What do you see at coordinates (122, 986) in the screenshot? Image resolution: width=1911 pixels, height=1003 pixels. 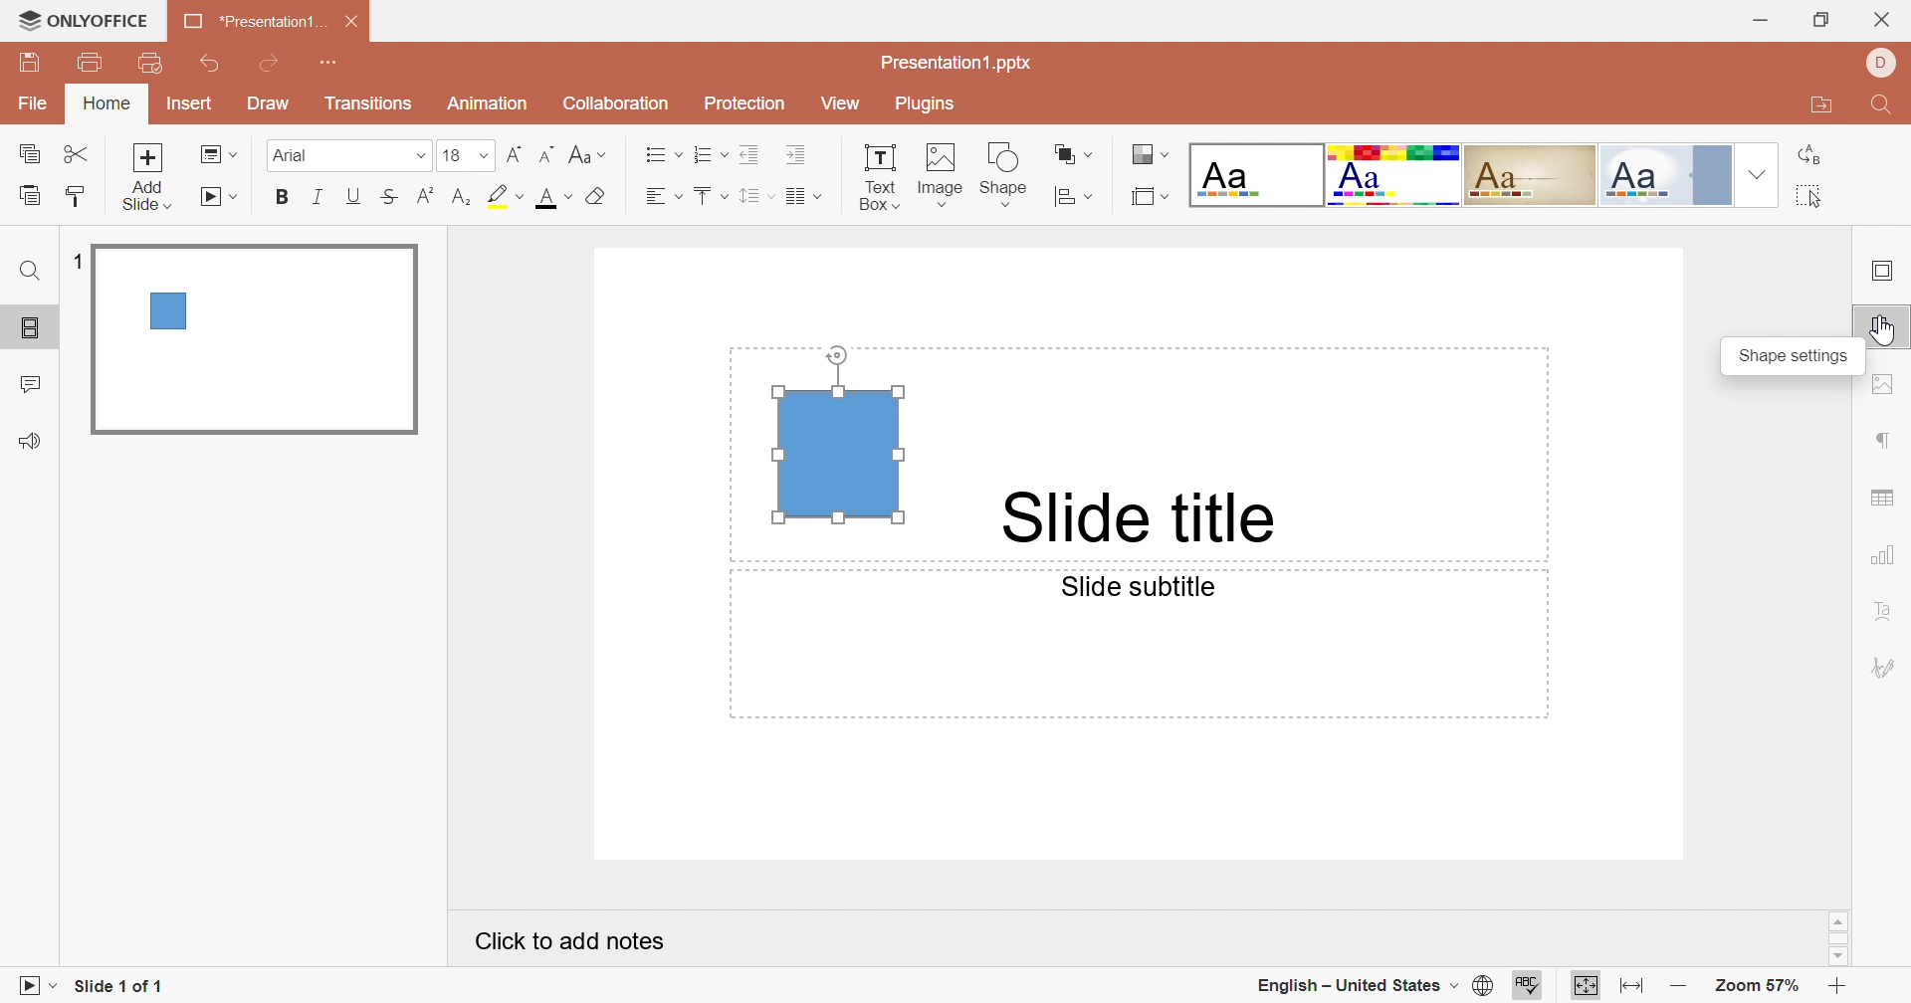 I see `Slide 1 of 1` at bounding box center [122, 986].